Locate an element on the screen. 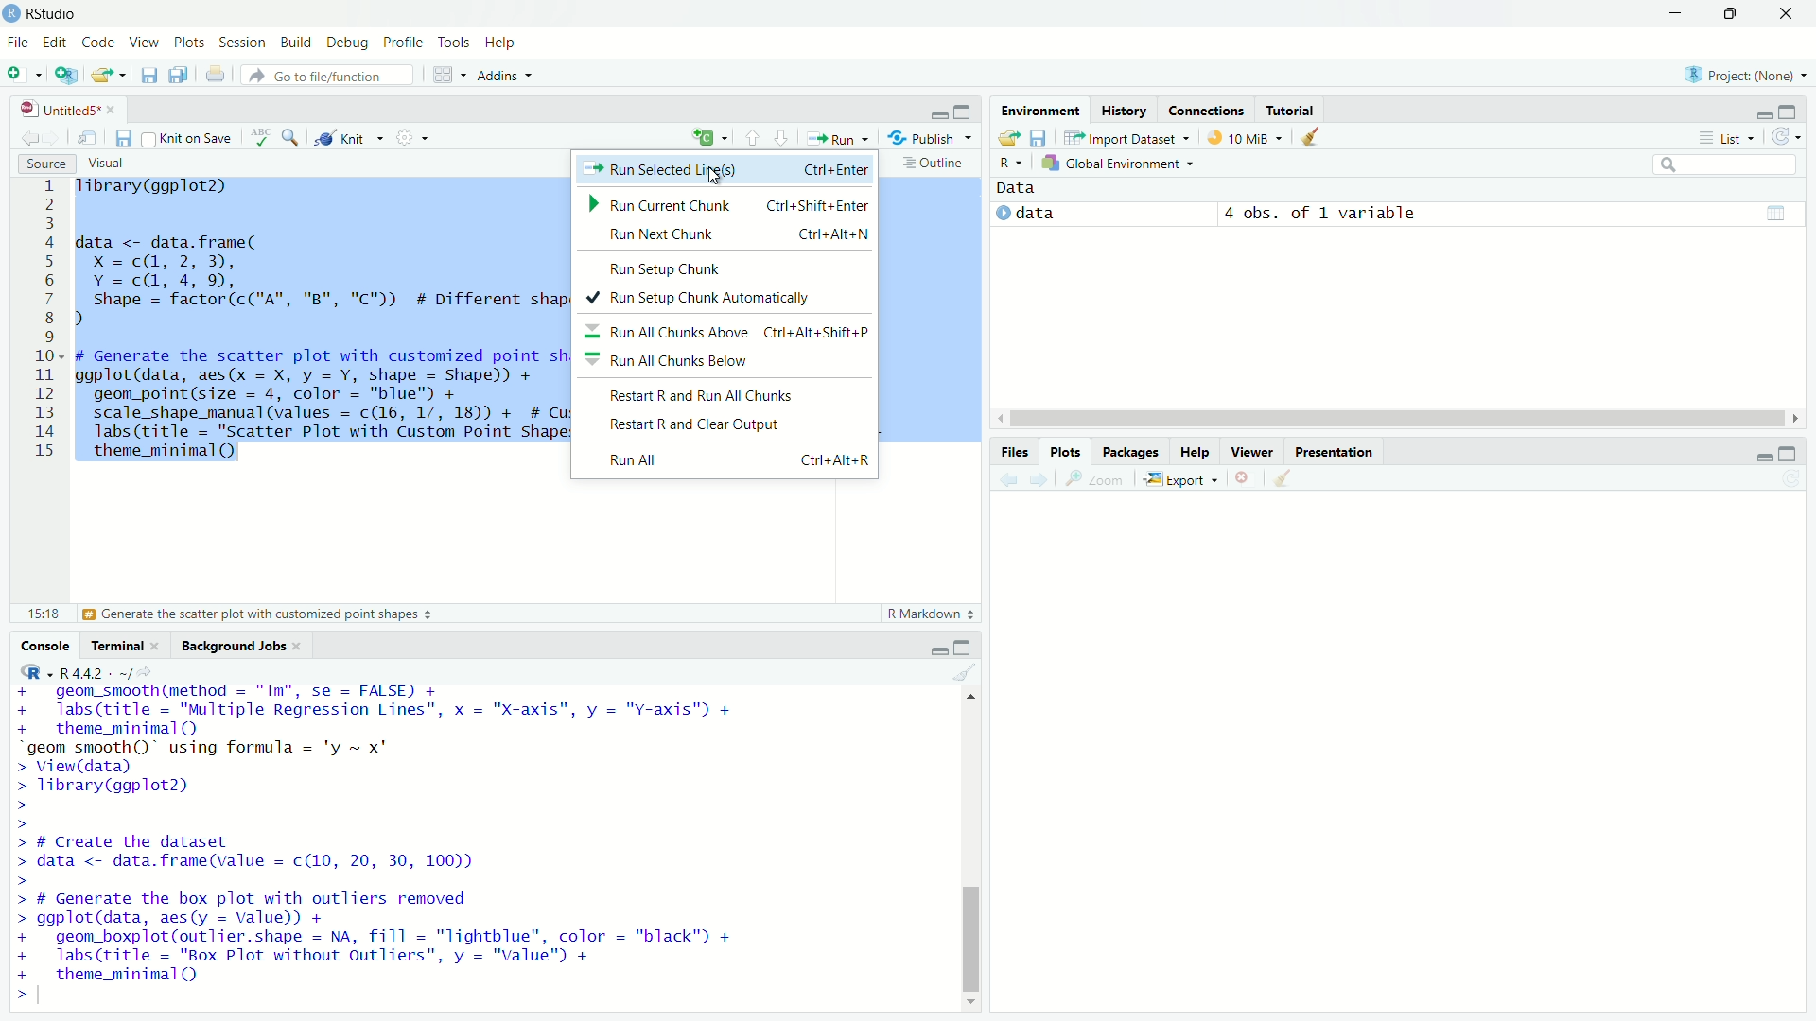  Run All Chunks Below is located at coordinates (725, 359).